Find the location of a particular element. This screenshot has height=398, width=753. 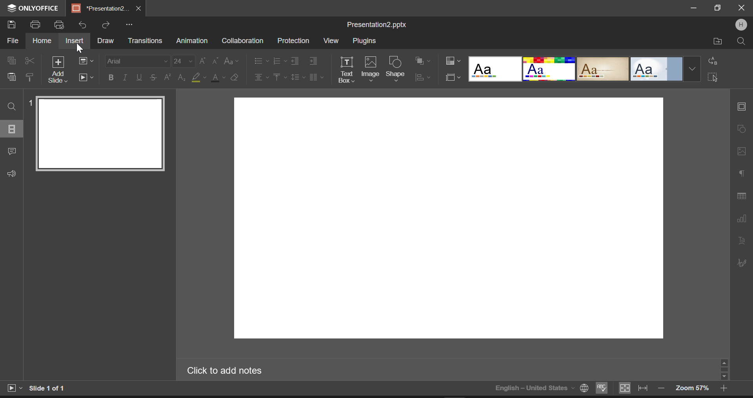

User is located at coordinates (741, 25).